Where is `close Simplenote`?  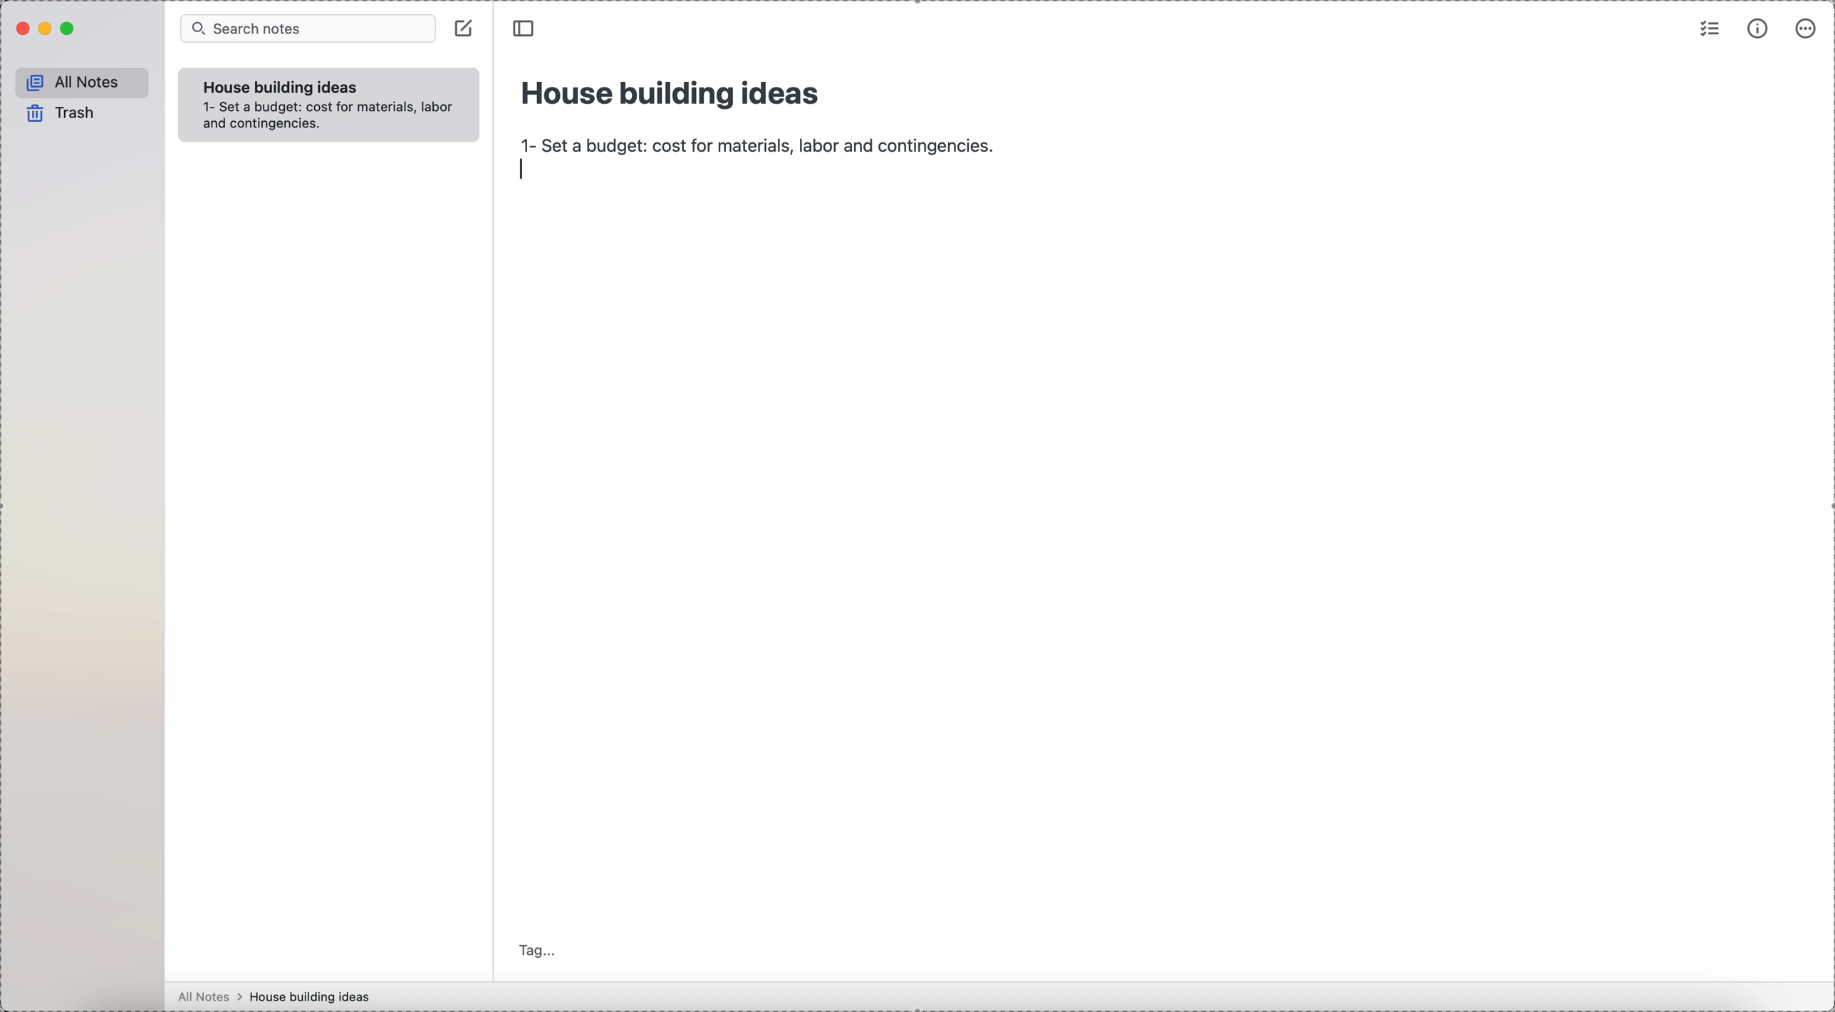
close Simplenote is located at coordinates (22, 29).